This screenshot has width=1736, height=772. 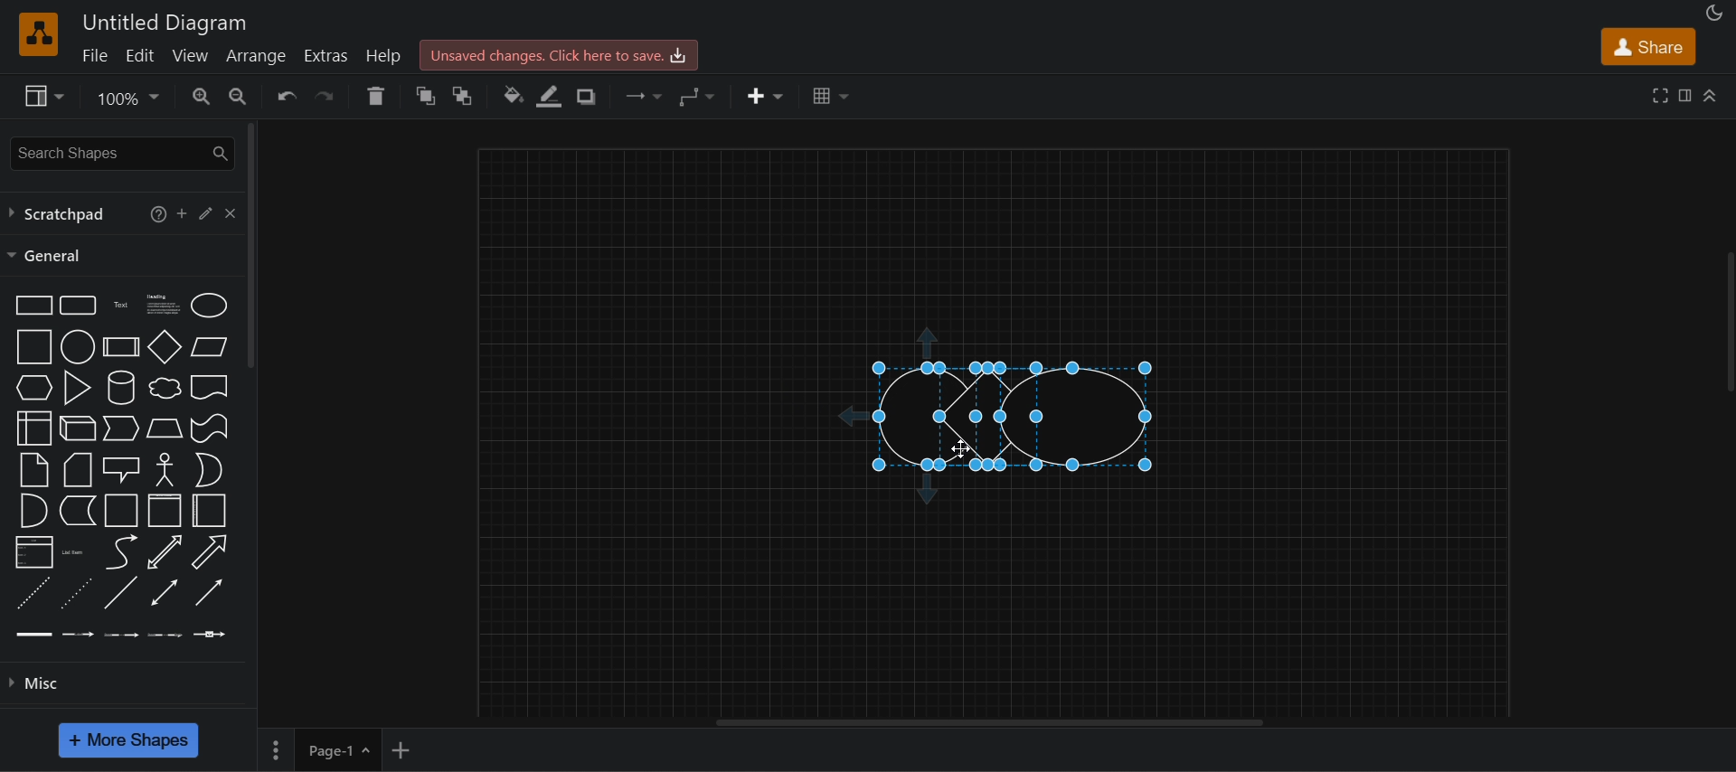 What do you see at coordinates (33, 469) in the screenshot?
I see `note` at bounding box center [33, 469].